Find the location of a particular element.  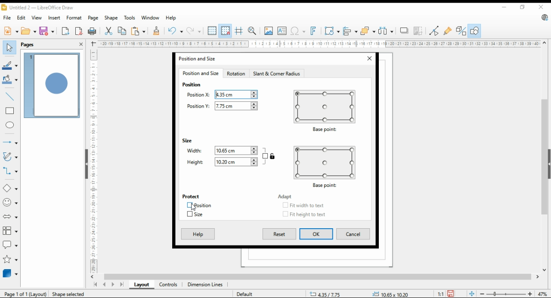

insert fontwork text is located at coordinates (315, 31).